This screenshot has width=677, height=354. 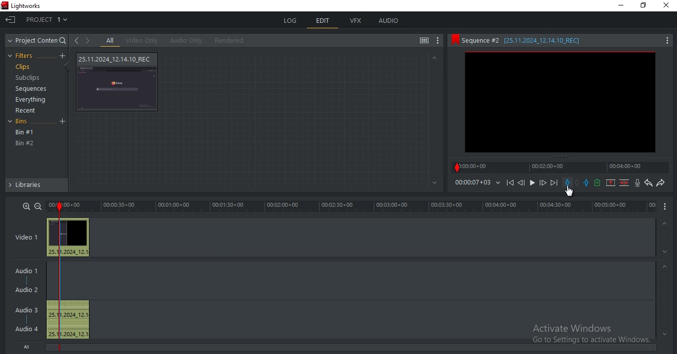 I want to click on redo, so click(x=661, y=183).